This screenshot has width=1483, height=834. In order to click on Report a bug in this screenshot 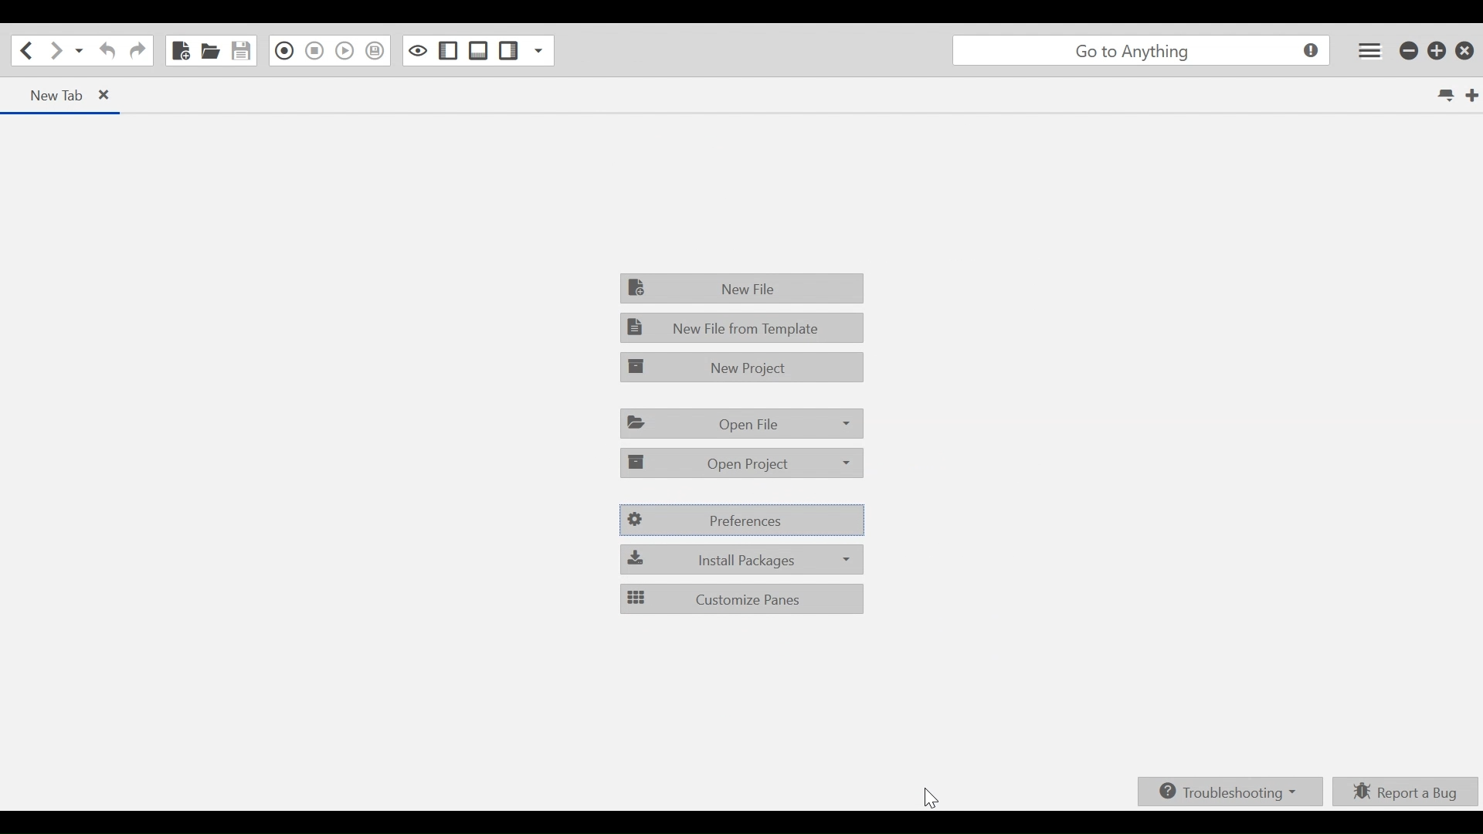, I will do `click(1403, 792)`.